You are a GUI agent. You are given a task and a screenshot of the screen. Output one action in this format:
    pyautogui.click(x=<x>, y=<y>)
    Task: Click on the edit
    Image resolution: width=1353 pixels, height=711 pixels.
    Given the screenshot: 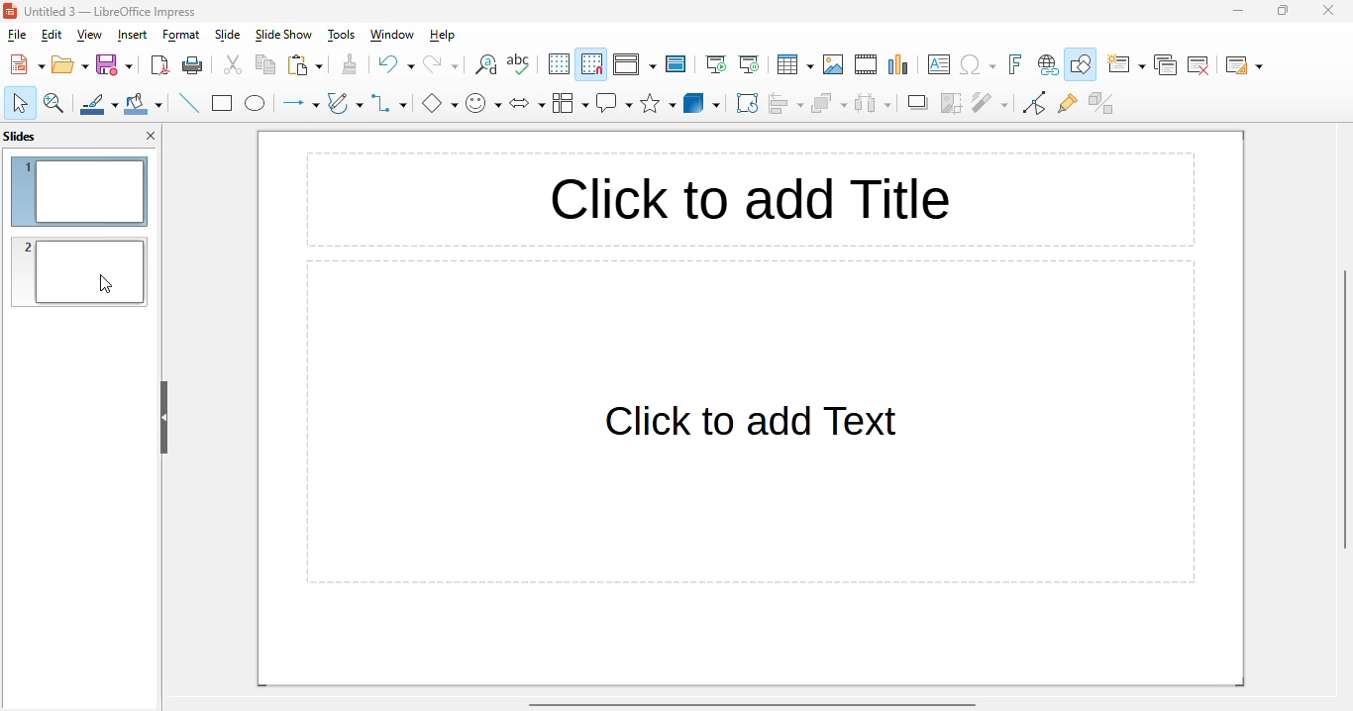 What is the action you would take?
    pyautogui.click(x=51, y=35)
    